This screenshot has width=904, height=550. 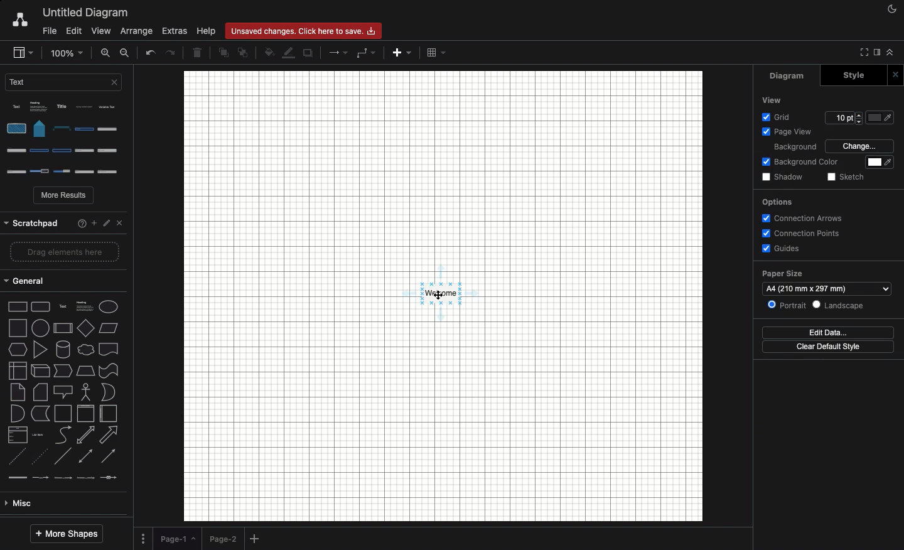 I want to click on Draw.io, so click(x=19, y=21).